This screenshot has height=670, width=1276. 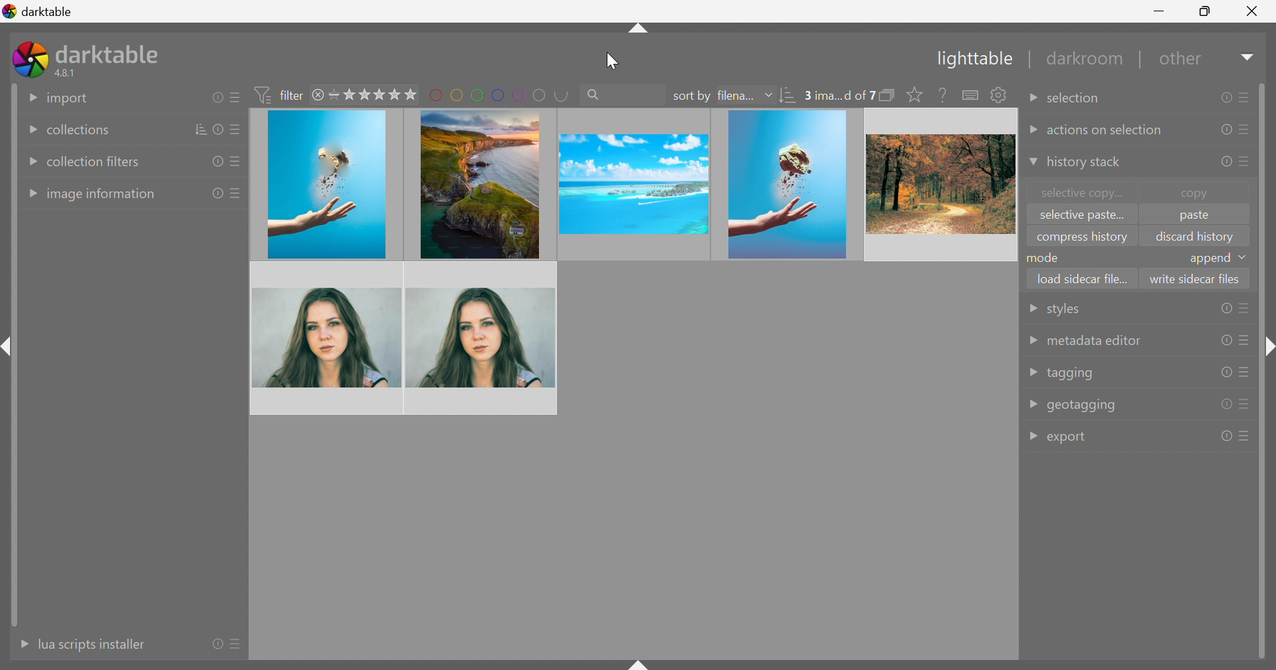 I want to click on append, so click(x=1209, y=259).